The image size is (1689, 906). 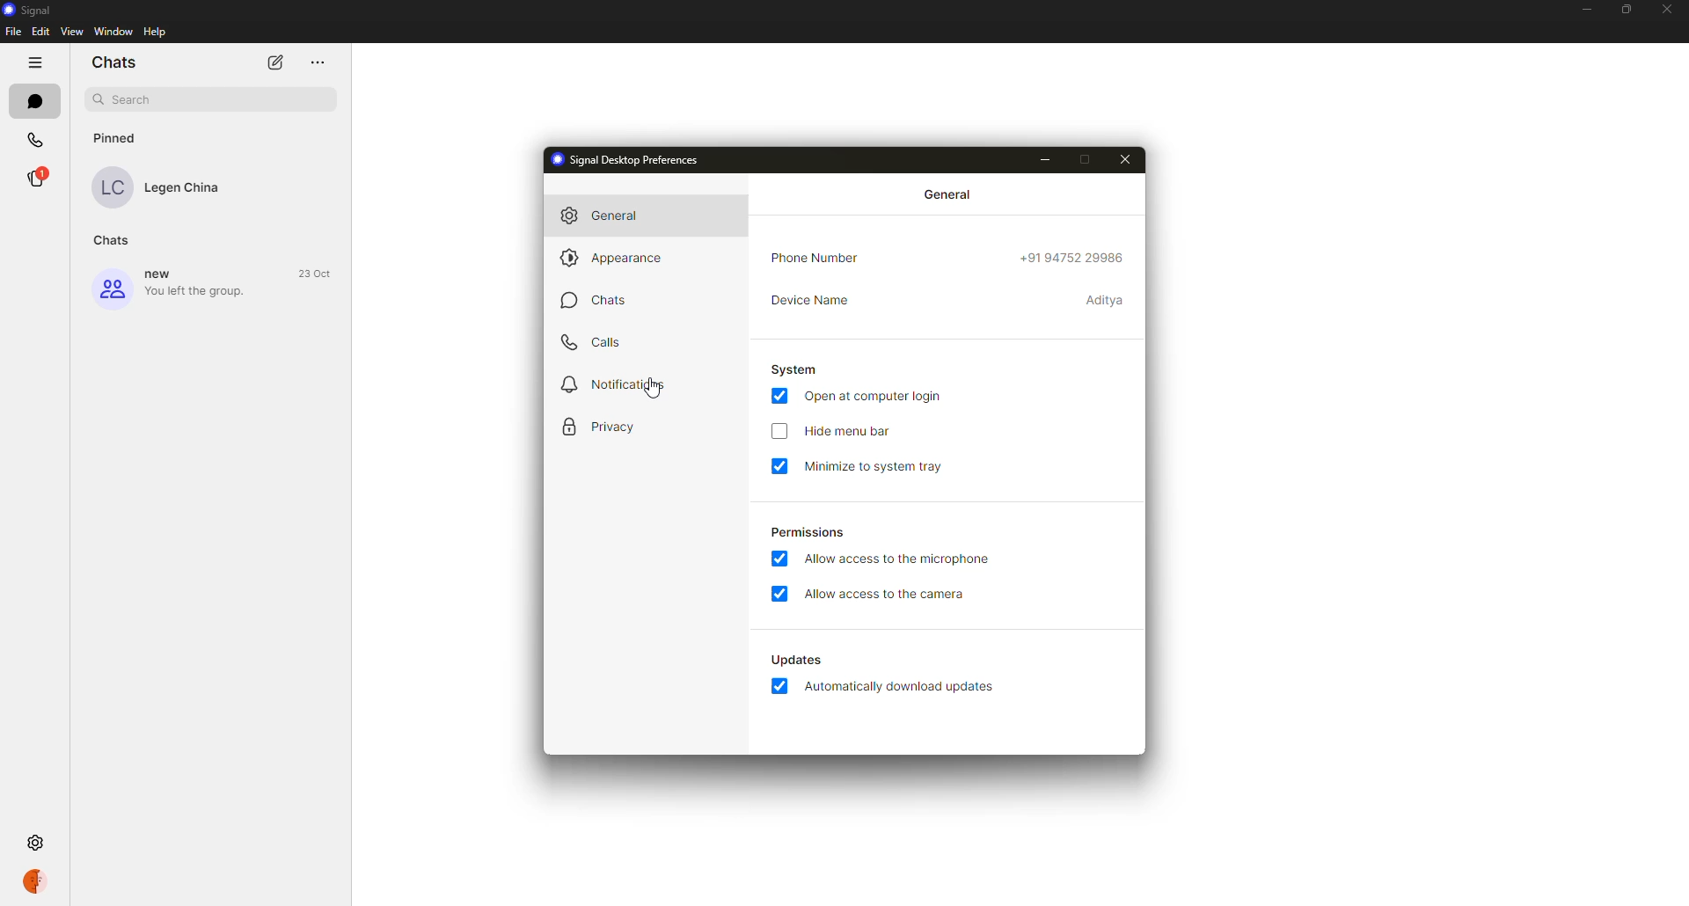 I want to click on Pinned, so click(x=117, y=138).